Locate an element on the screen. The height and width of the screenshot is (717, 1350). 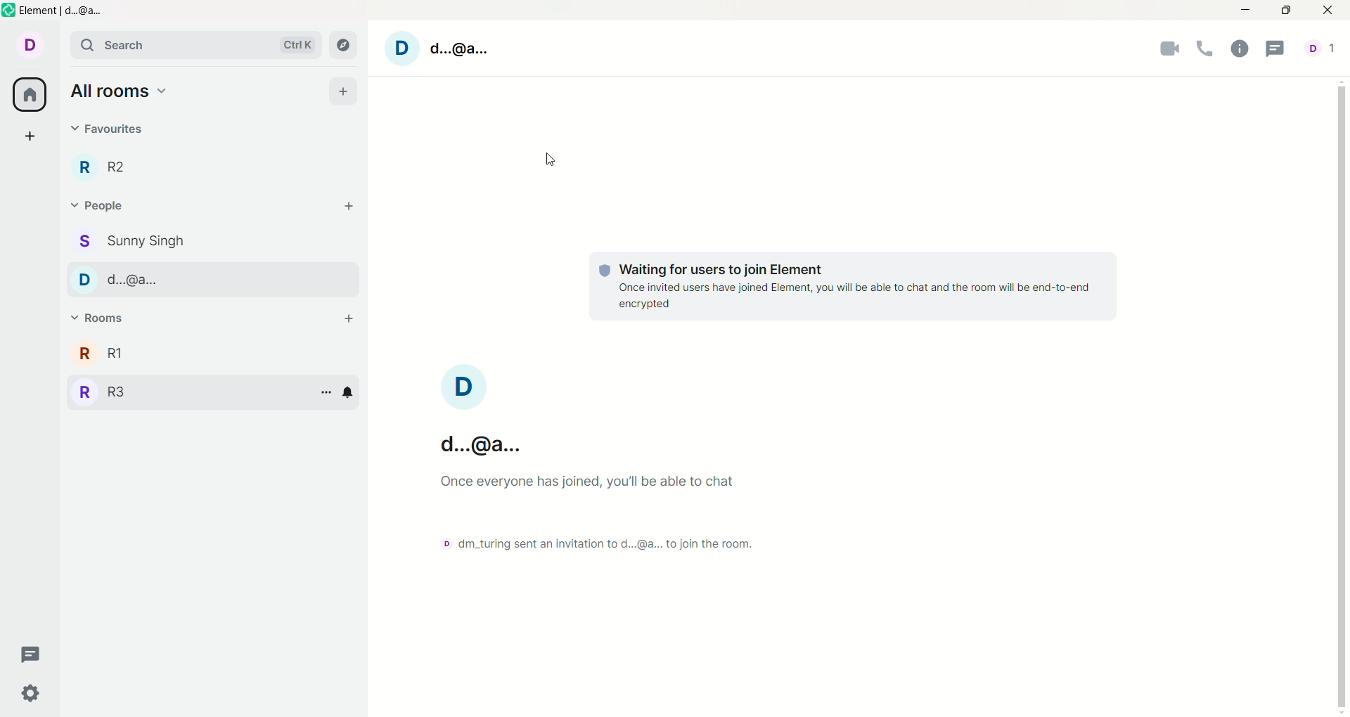
Element | d...@a... is located at coordinates (63, 11).